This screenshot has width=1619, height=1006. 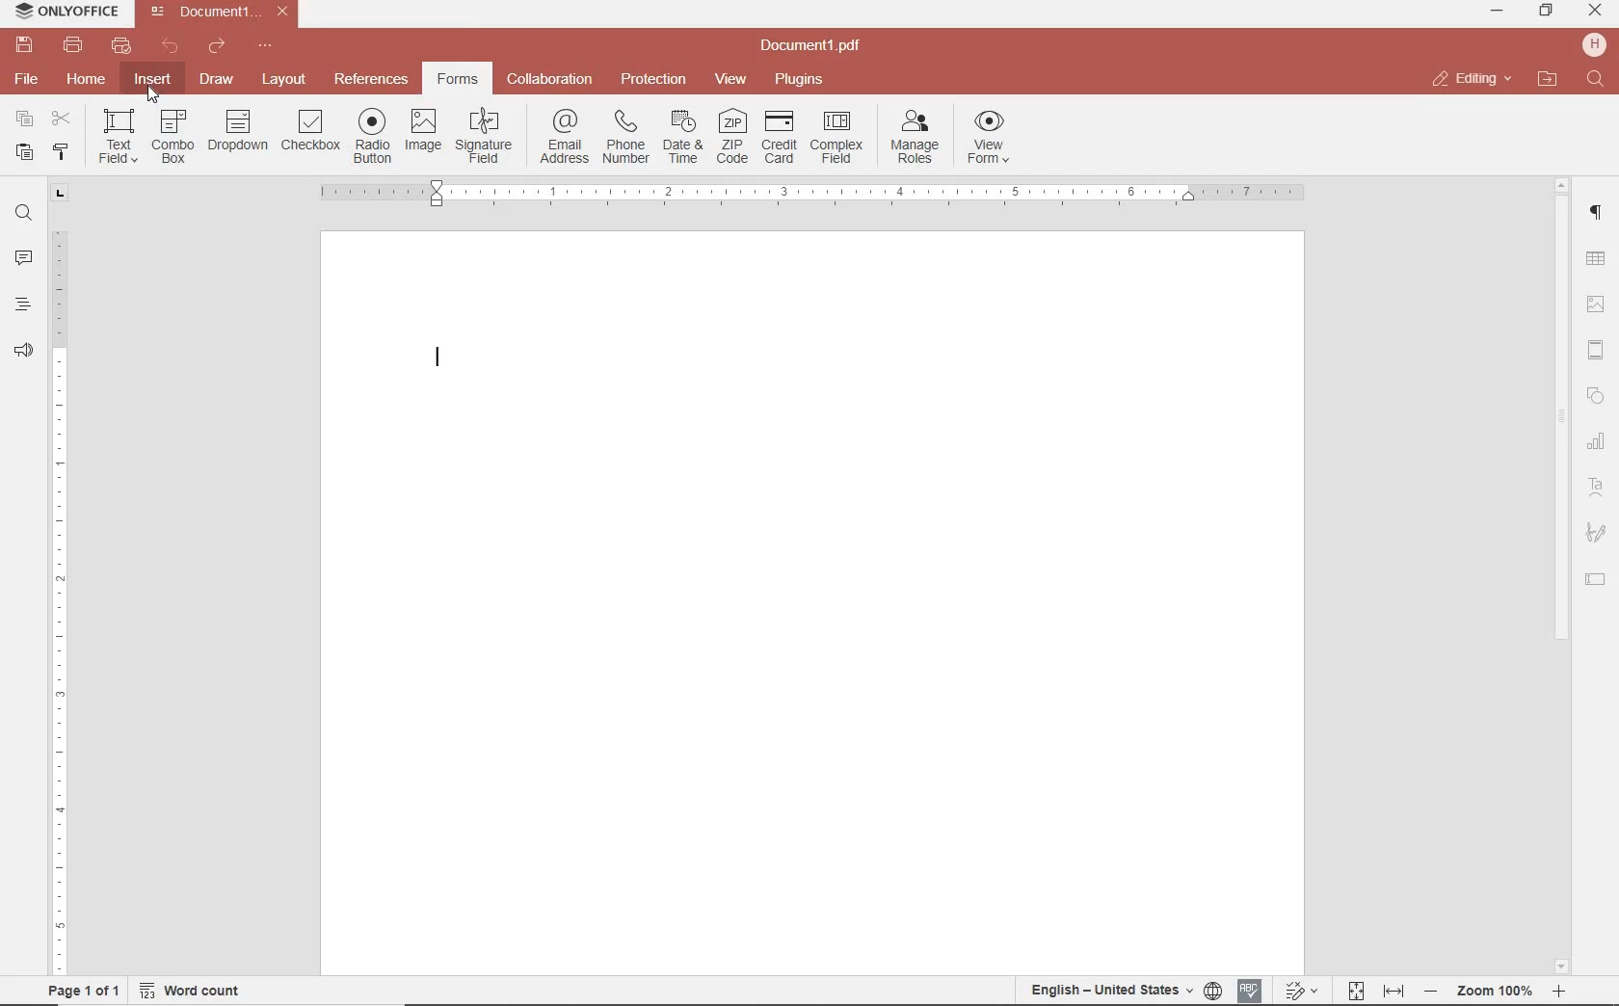 What do you see at coordinates (1597, 351) in the screenshot?
I see `HEADERS & FOOTERS` at bounding box center [1597, 351].